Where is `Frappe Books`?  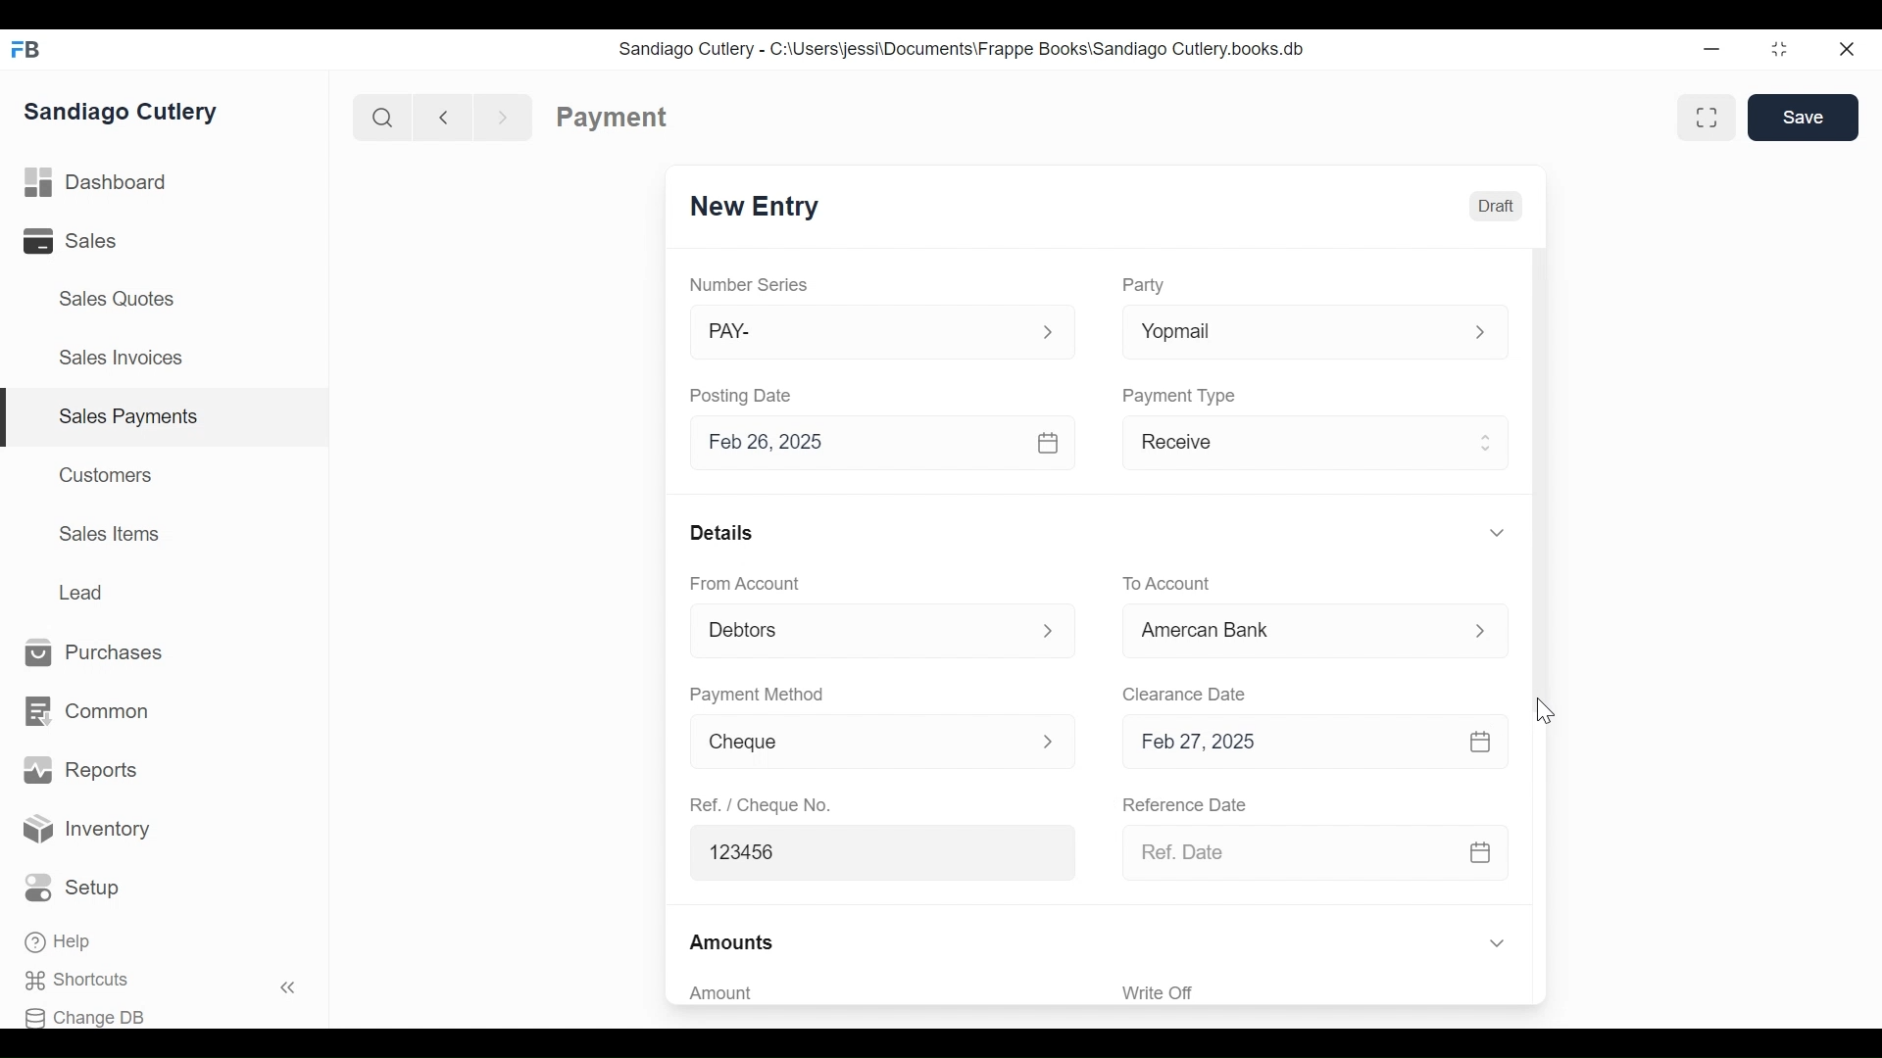 Frappe Books is located at coordinates (27, 49).